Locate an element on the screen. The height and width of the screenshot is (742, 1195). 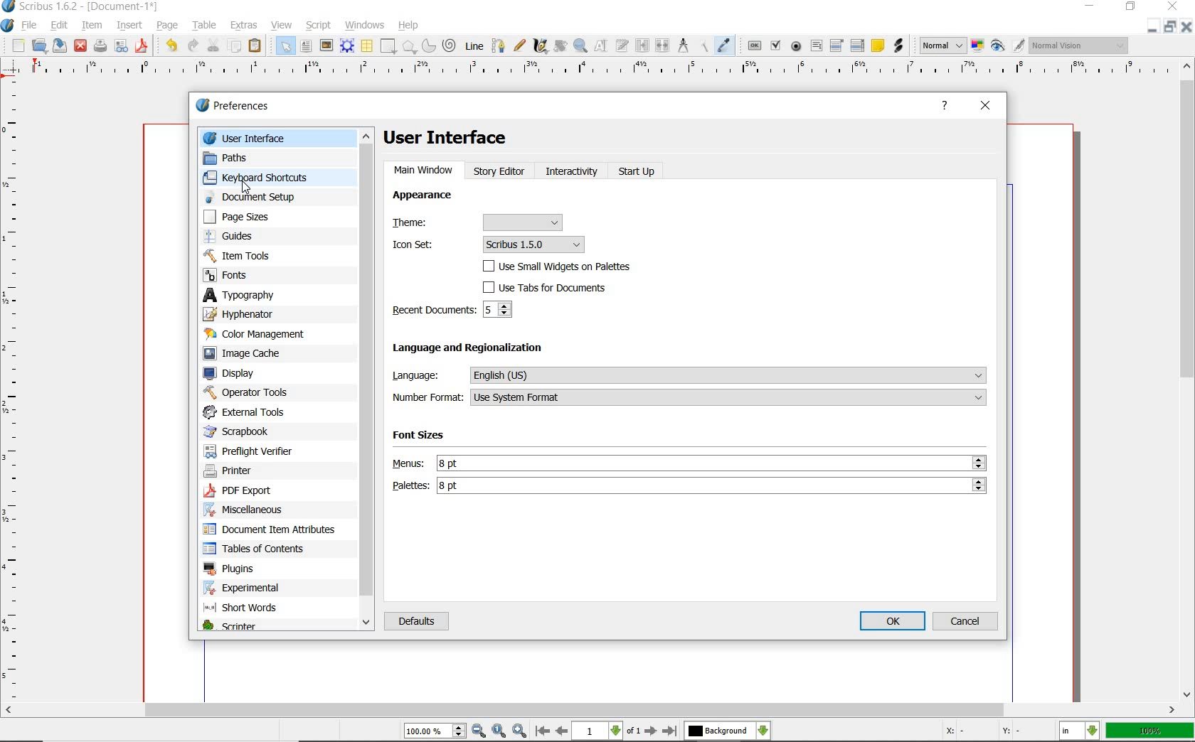
zoom factor is located at coordinates (1150, 731).